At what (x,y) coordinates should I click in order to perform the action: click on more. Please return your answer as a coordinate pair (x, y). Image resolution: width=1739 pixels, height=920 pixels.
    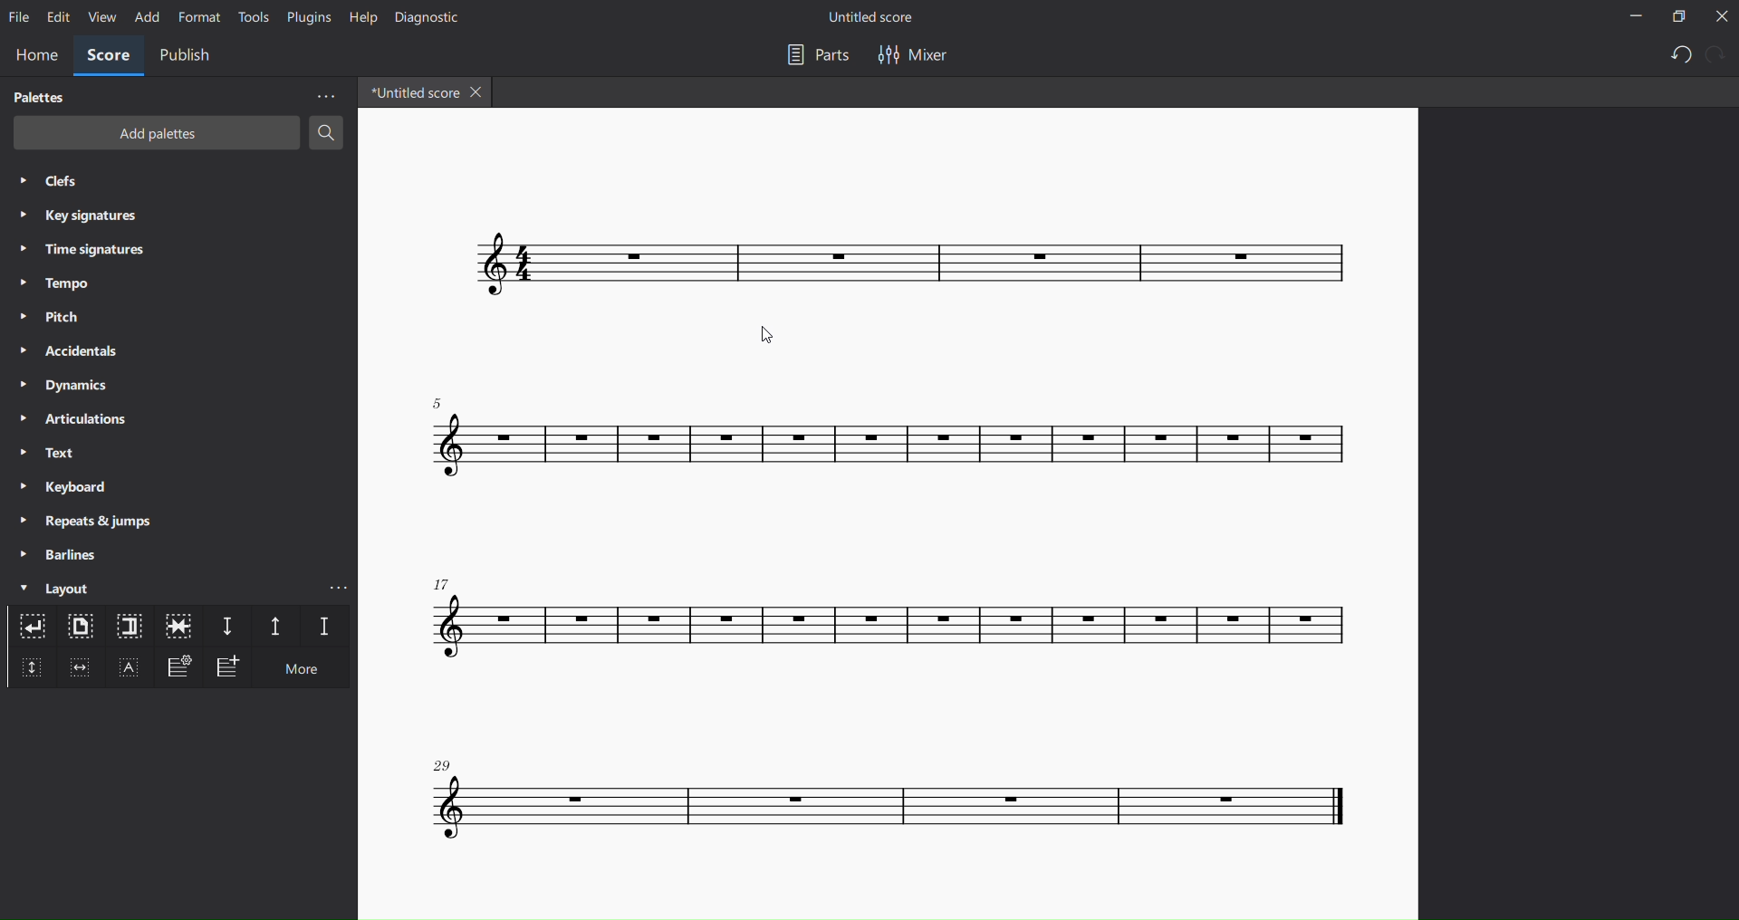
    Looking at the image, I should click on (324, 96).